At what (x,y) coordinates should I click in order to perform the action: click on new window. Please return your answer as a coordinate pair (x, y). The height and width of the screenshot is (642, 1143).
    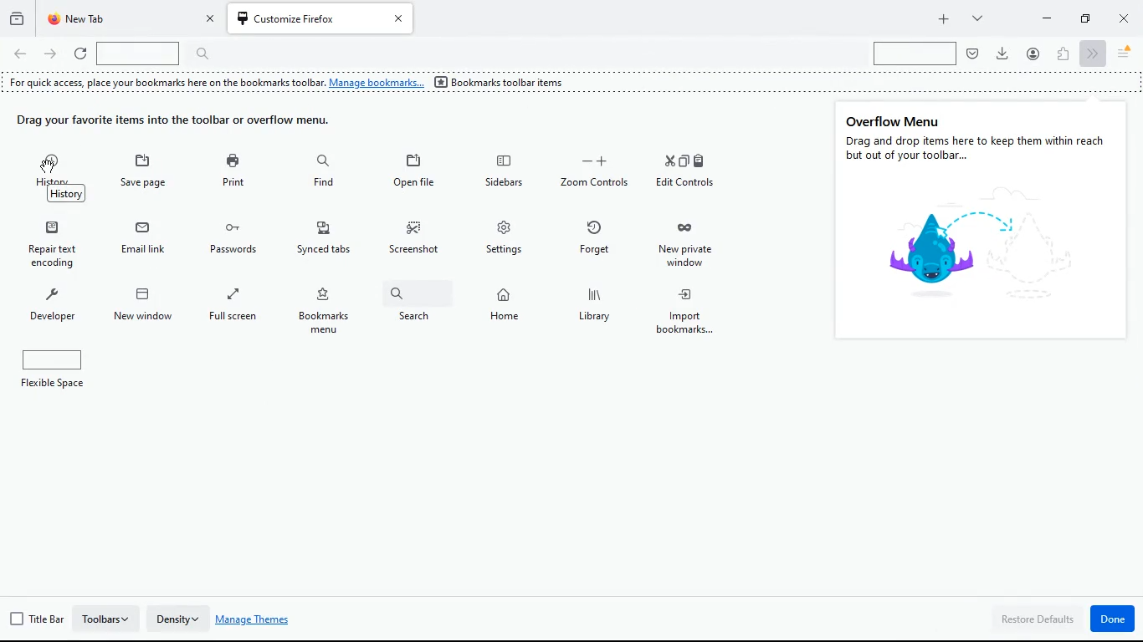
    Looking at the image, I should click on (146, 310).